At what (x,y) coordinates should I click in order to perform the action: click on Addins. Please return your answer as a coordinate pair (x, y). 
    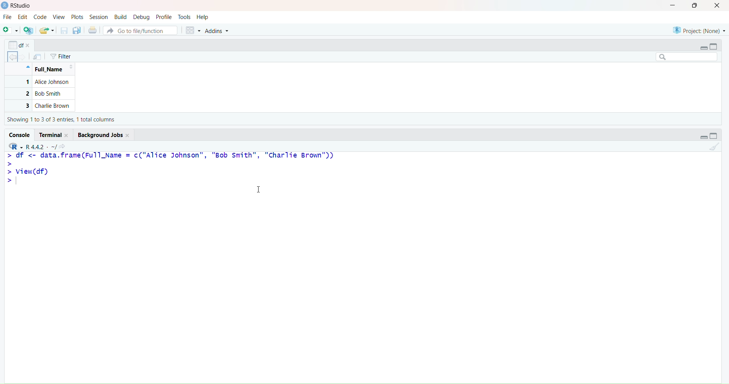
    Looking at the image, I should click on (218, 31).